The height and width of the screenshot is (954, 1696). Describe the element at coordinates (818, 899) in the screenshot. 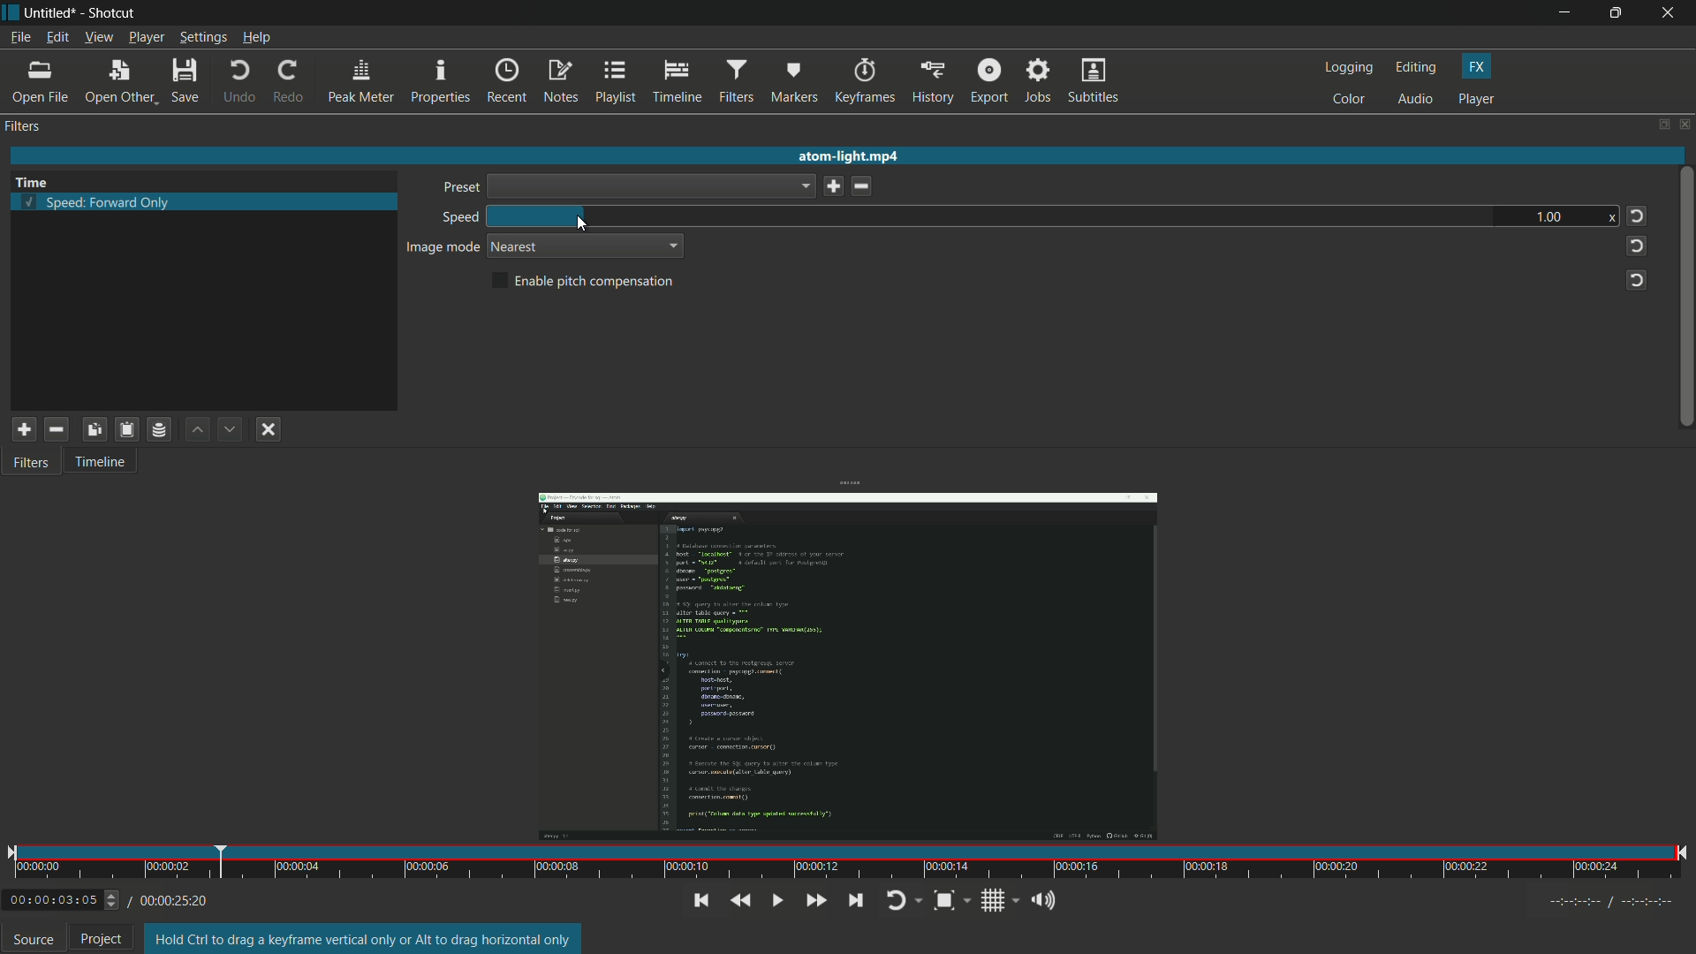

I see `play quickly forward` at that location.